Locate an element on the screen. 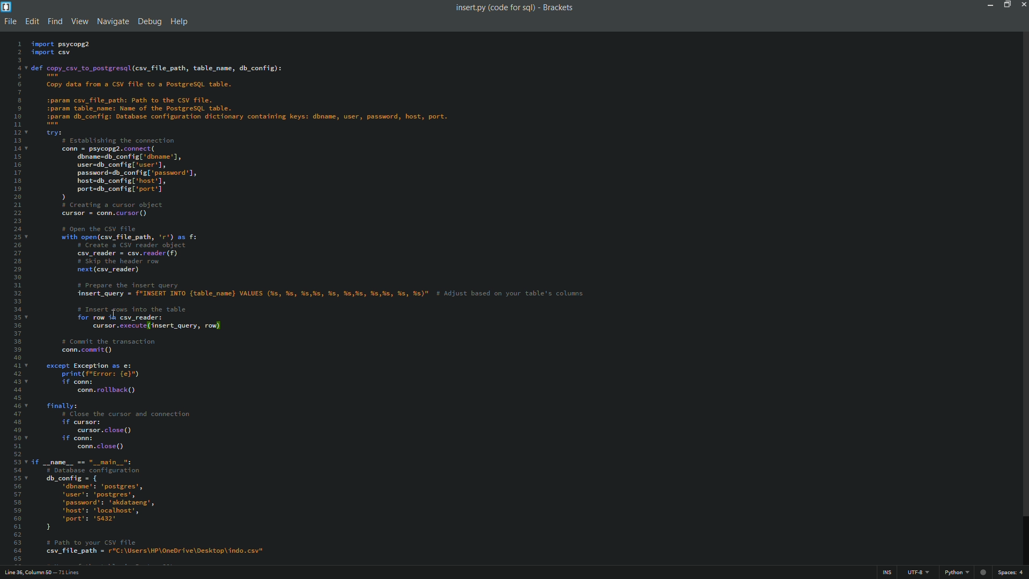 This screenshot has width=1029, height=579. cursor position is located at coordinates (28, 573).